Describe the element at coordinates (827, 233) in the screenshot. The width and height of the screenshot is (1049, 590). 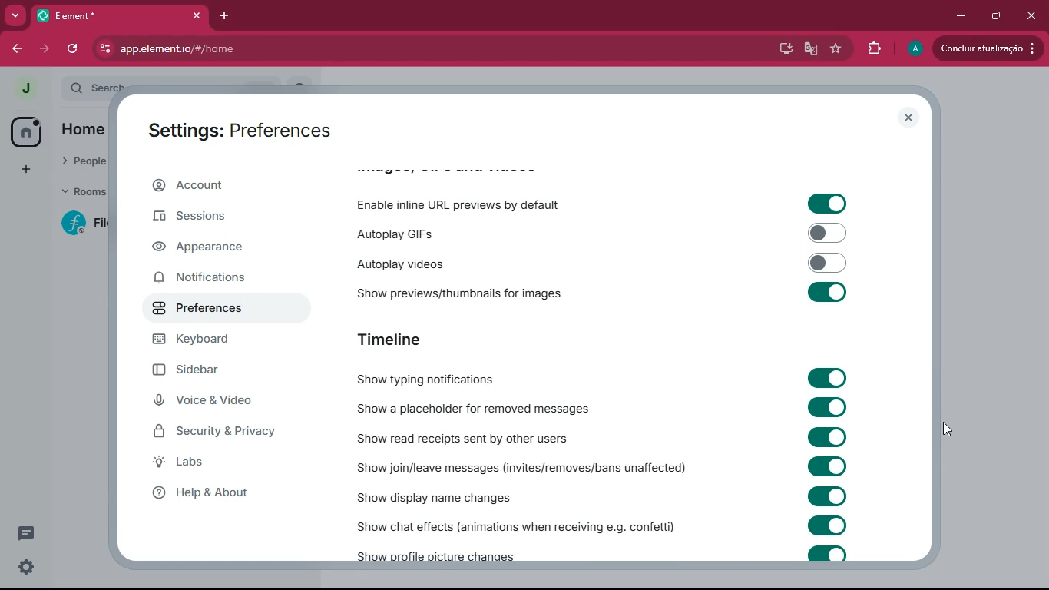
I see `toggle on/off` at that location.